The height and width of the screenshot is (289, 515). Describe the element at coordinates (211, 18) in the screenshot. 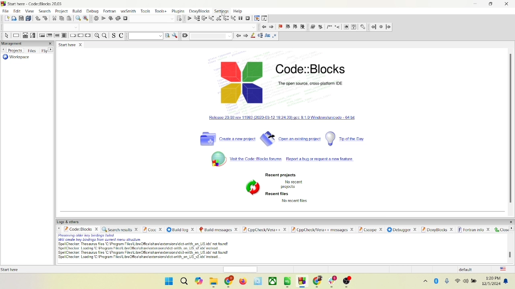

I see `step into` at that location.